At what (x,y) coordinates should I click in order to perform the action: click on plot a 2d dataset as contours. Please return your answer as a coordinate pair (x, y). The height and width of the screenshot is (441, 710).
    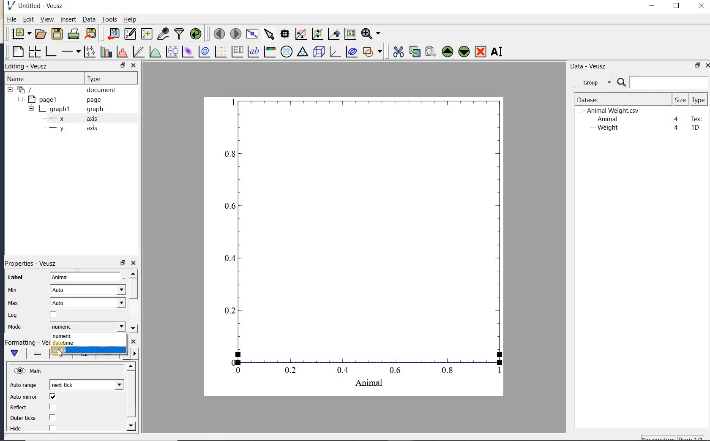
    Looking at the image, I should click on (203, 51).